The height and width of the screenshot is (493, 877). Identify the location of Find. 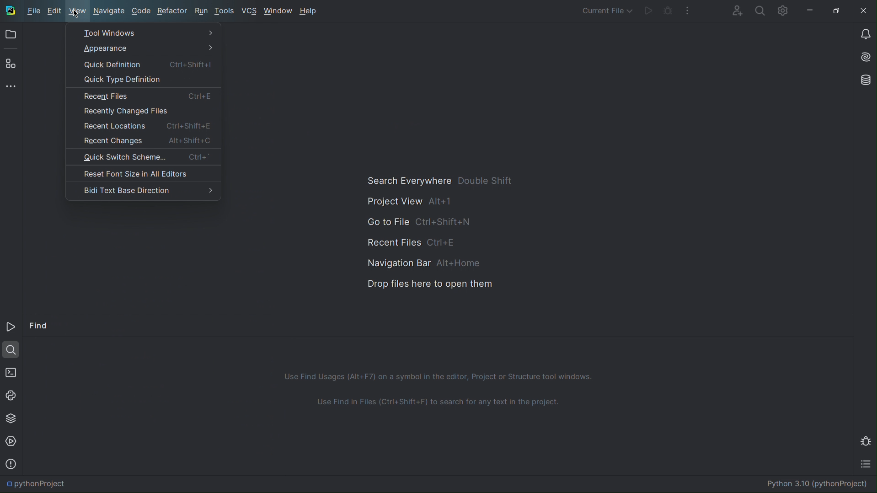
(39, 327).